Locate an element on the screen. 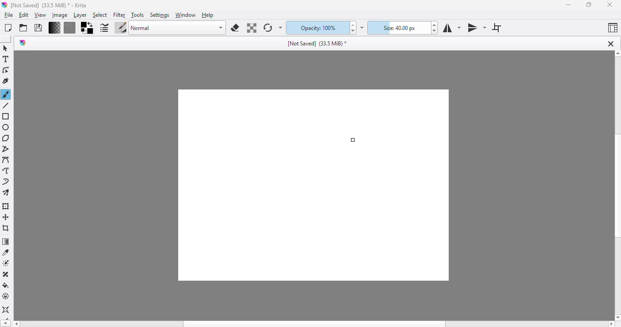  set eraser mode is located at coordinates (235, 28).